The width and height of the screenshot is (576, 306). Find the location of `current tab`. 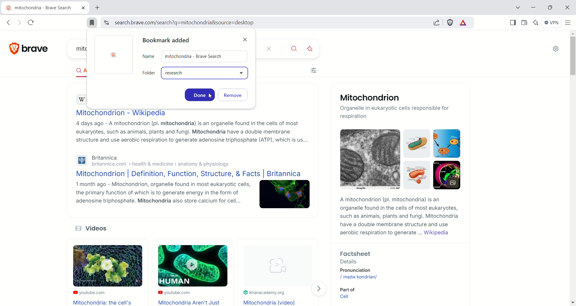

current tab is located at coordinates (40, 8).